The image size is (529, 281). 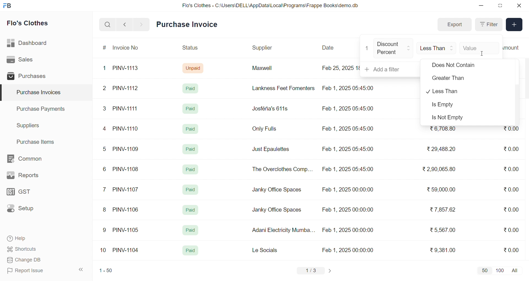 I want to click on 4, so click(x=106, y=129).